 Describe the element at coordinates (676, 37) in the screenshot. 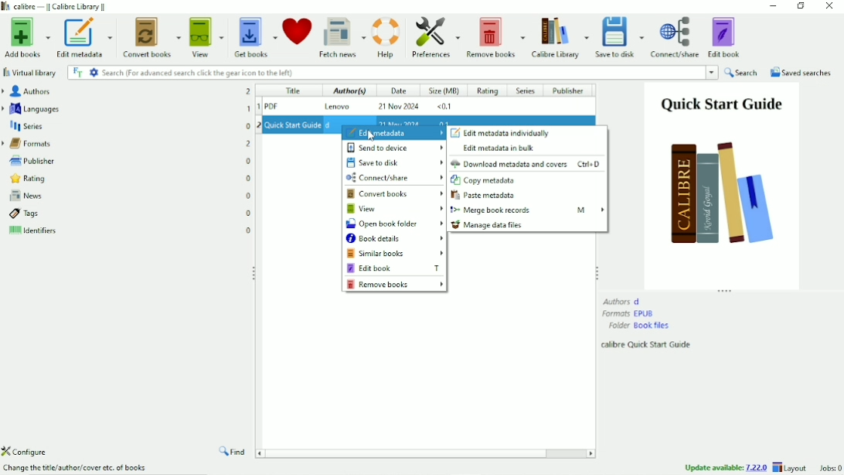

I see `Connect/share` at that location.